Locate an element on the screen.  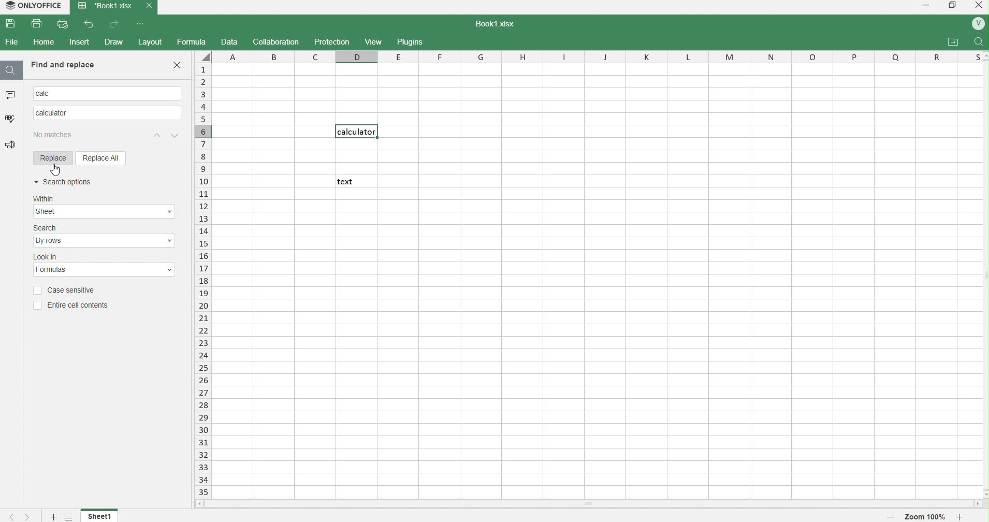
windows is located at coordinates (952, 6).